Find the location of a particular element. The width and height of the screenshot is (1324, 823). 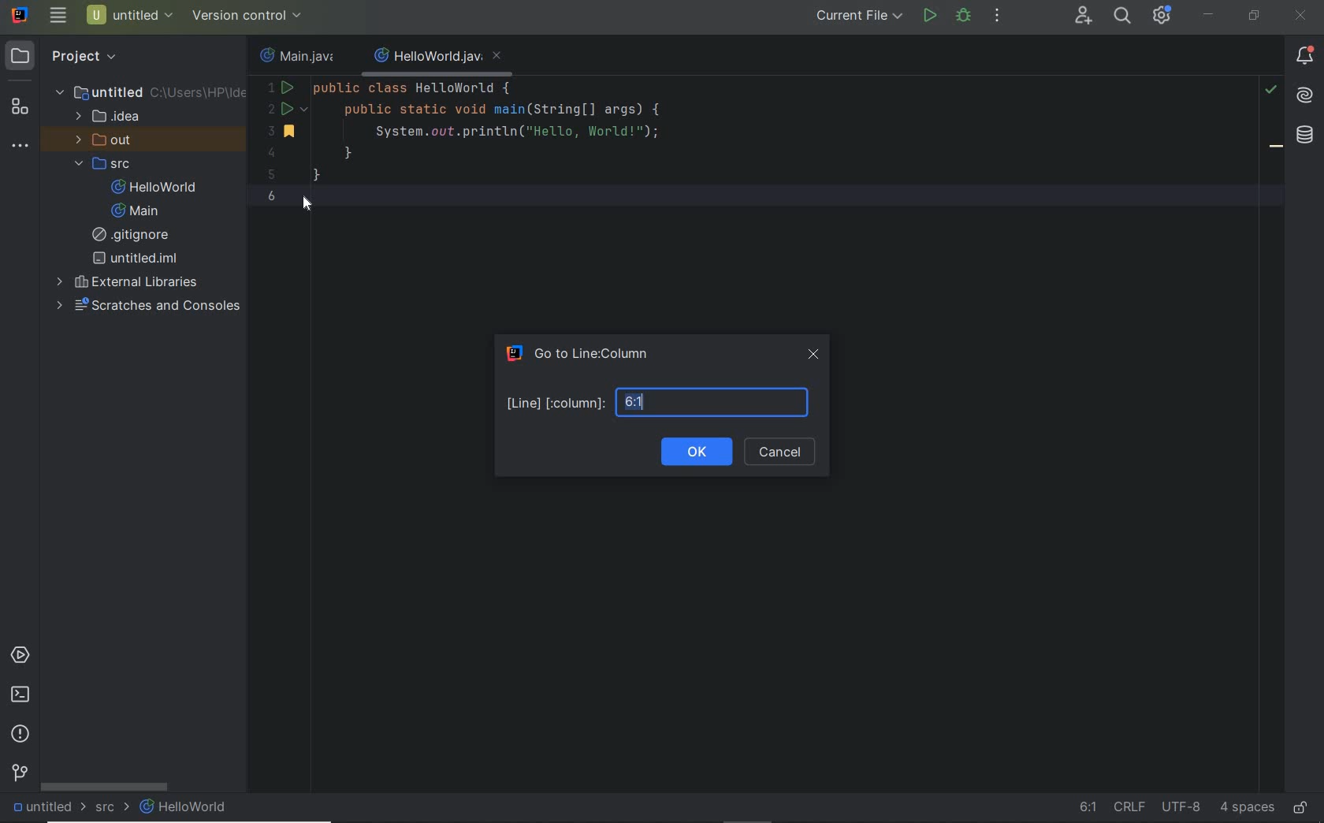

untitled is located at coordinates (149, 91).